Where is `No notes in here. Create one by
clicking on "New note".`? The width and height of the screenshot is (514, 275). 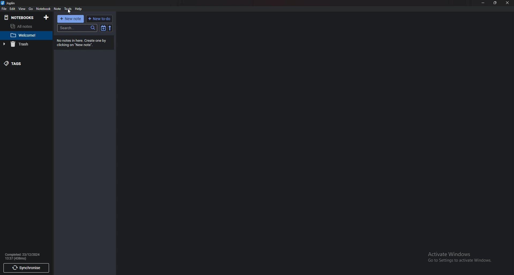
No notes in here. Create one by
clicking on "New note". is located at coordinates (83, 43).